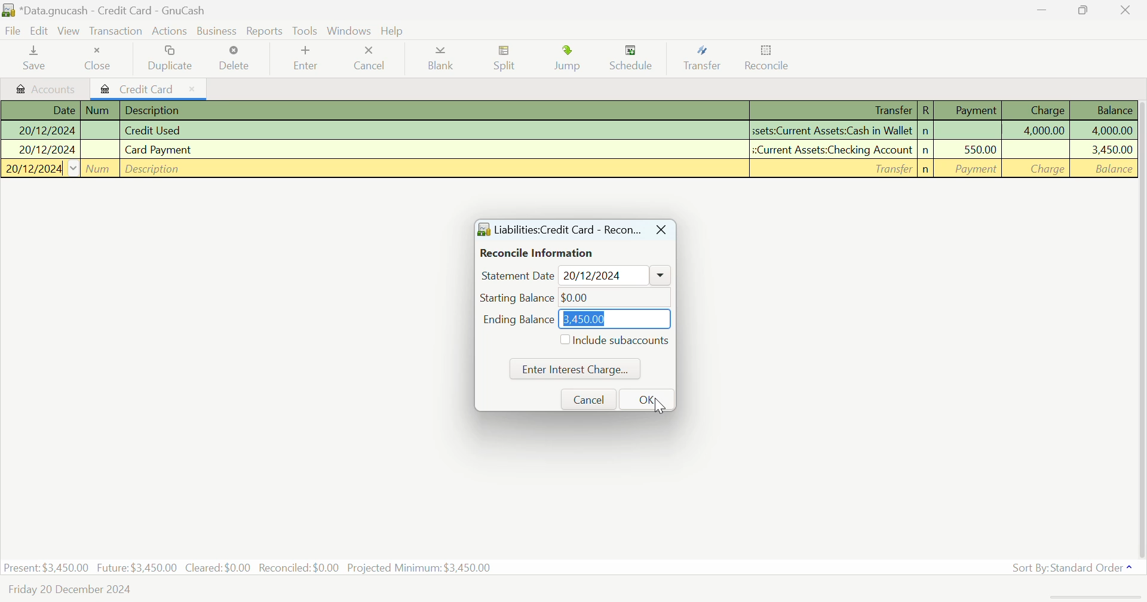 Image resolution: width=1147 pixels, height=602 pixels. What do you see at coordinates (664, 228) in the screenshot?
I see `Close Window` at bounding box center [664, 228].